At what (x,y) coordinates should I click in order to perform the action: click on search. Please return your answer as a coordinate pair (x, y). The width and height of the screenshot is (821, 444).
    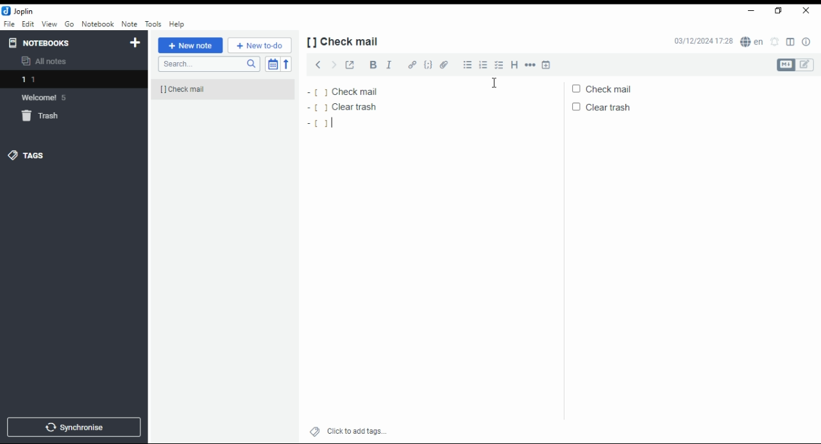
    Looking at the image, I should click on (208, 64).